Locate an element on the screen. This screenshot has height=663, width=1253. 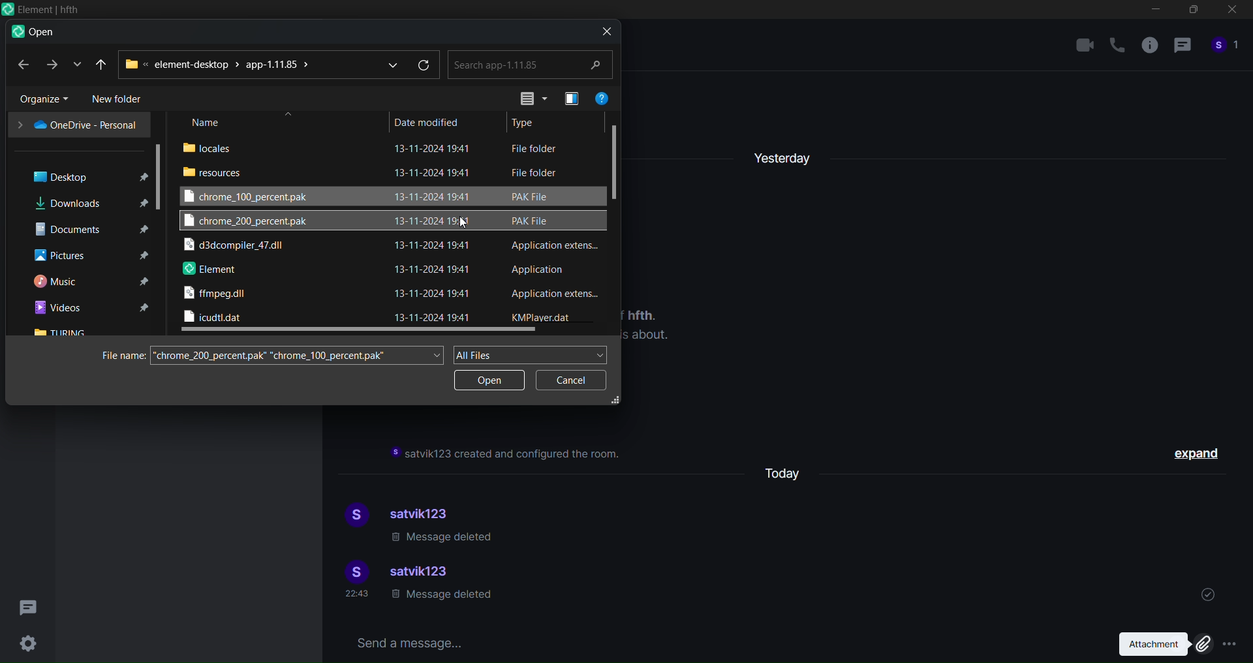
horizontal scroll bar is located at coordinates (360, 331).